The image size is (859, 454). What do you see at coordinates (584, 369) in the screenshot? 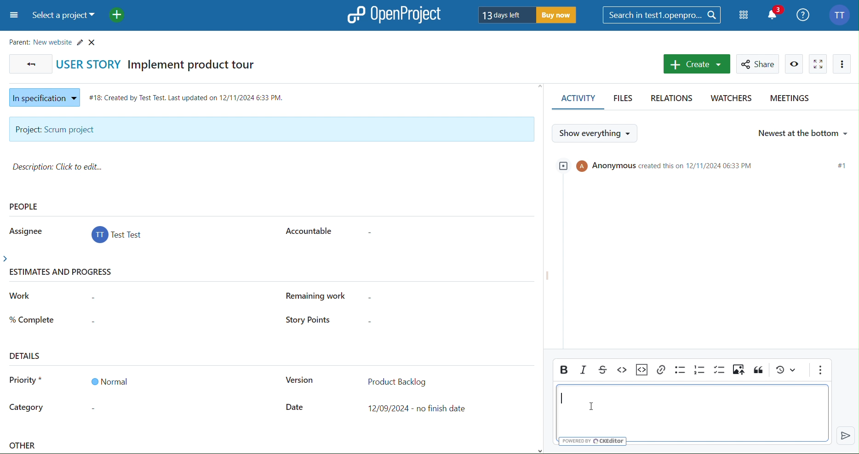
I see `Italic` at bounding box center [584, 369].